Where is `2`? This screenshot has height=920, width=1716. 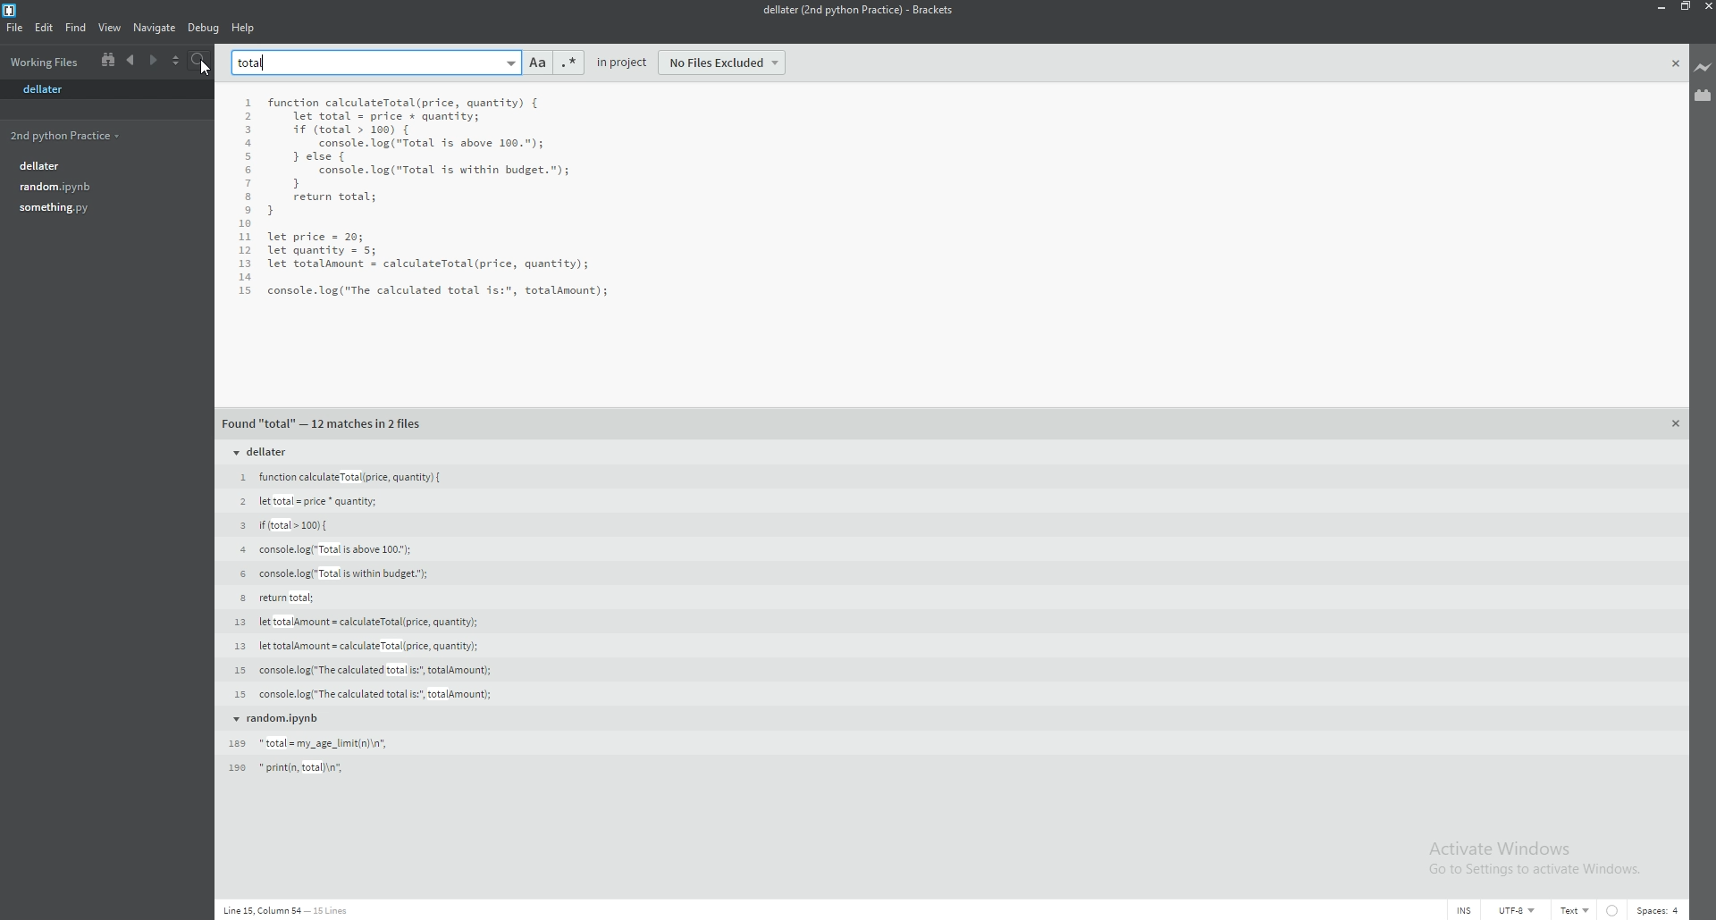 2 is located at coordinates (247, 117).